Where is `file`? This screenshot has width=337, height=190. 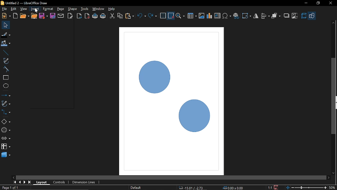
file is located at coordinates (4, 9).